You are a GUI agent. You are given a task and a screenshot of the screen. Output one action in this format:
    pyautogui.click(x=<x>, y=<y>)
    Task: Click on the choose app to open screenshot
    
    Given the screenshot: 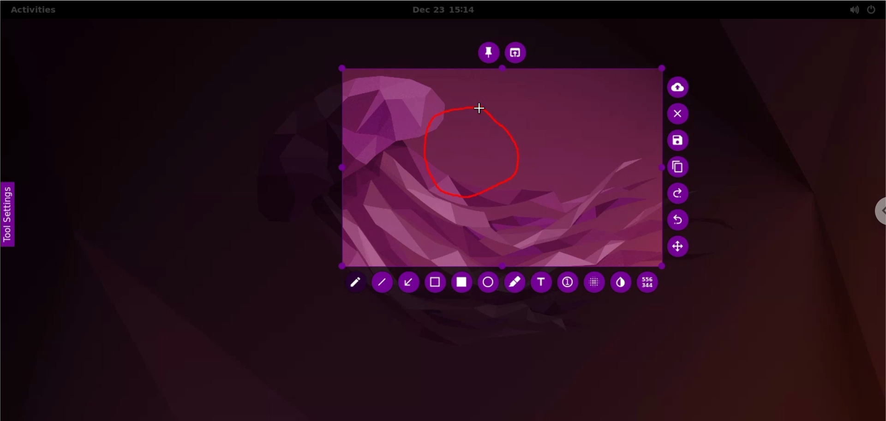 What is the action you would take?
    pyautogui.click(x=520, y=53)
    